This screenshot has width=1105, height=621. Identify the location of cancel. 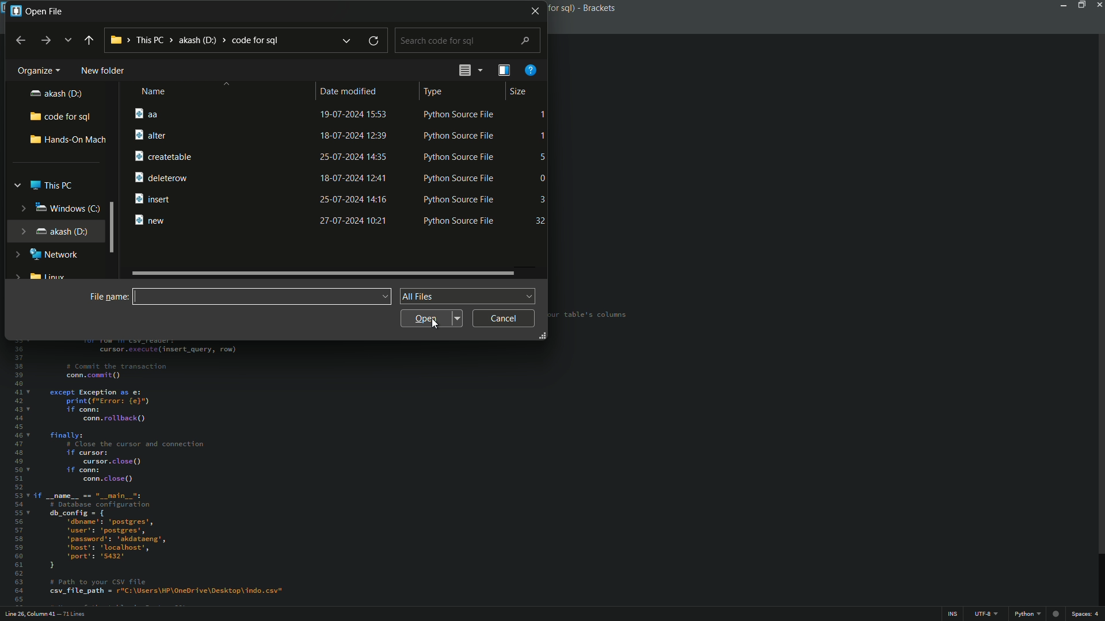
(504, 318).